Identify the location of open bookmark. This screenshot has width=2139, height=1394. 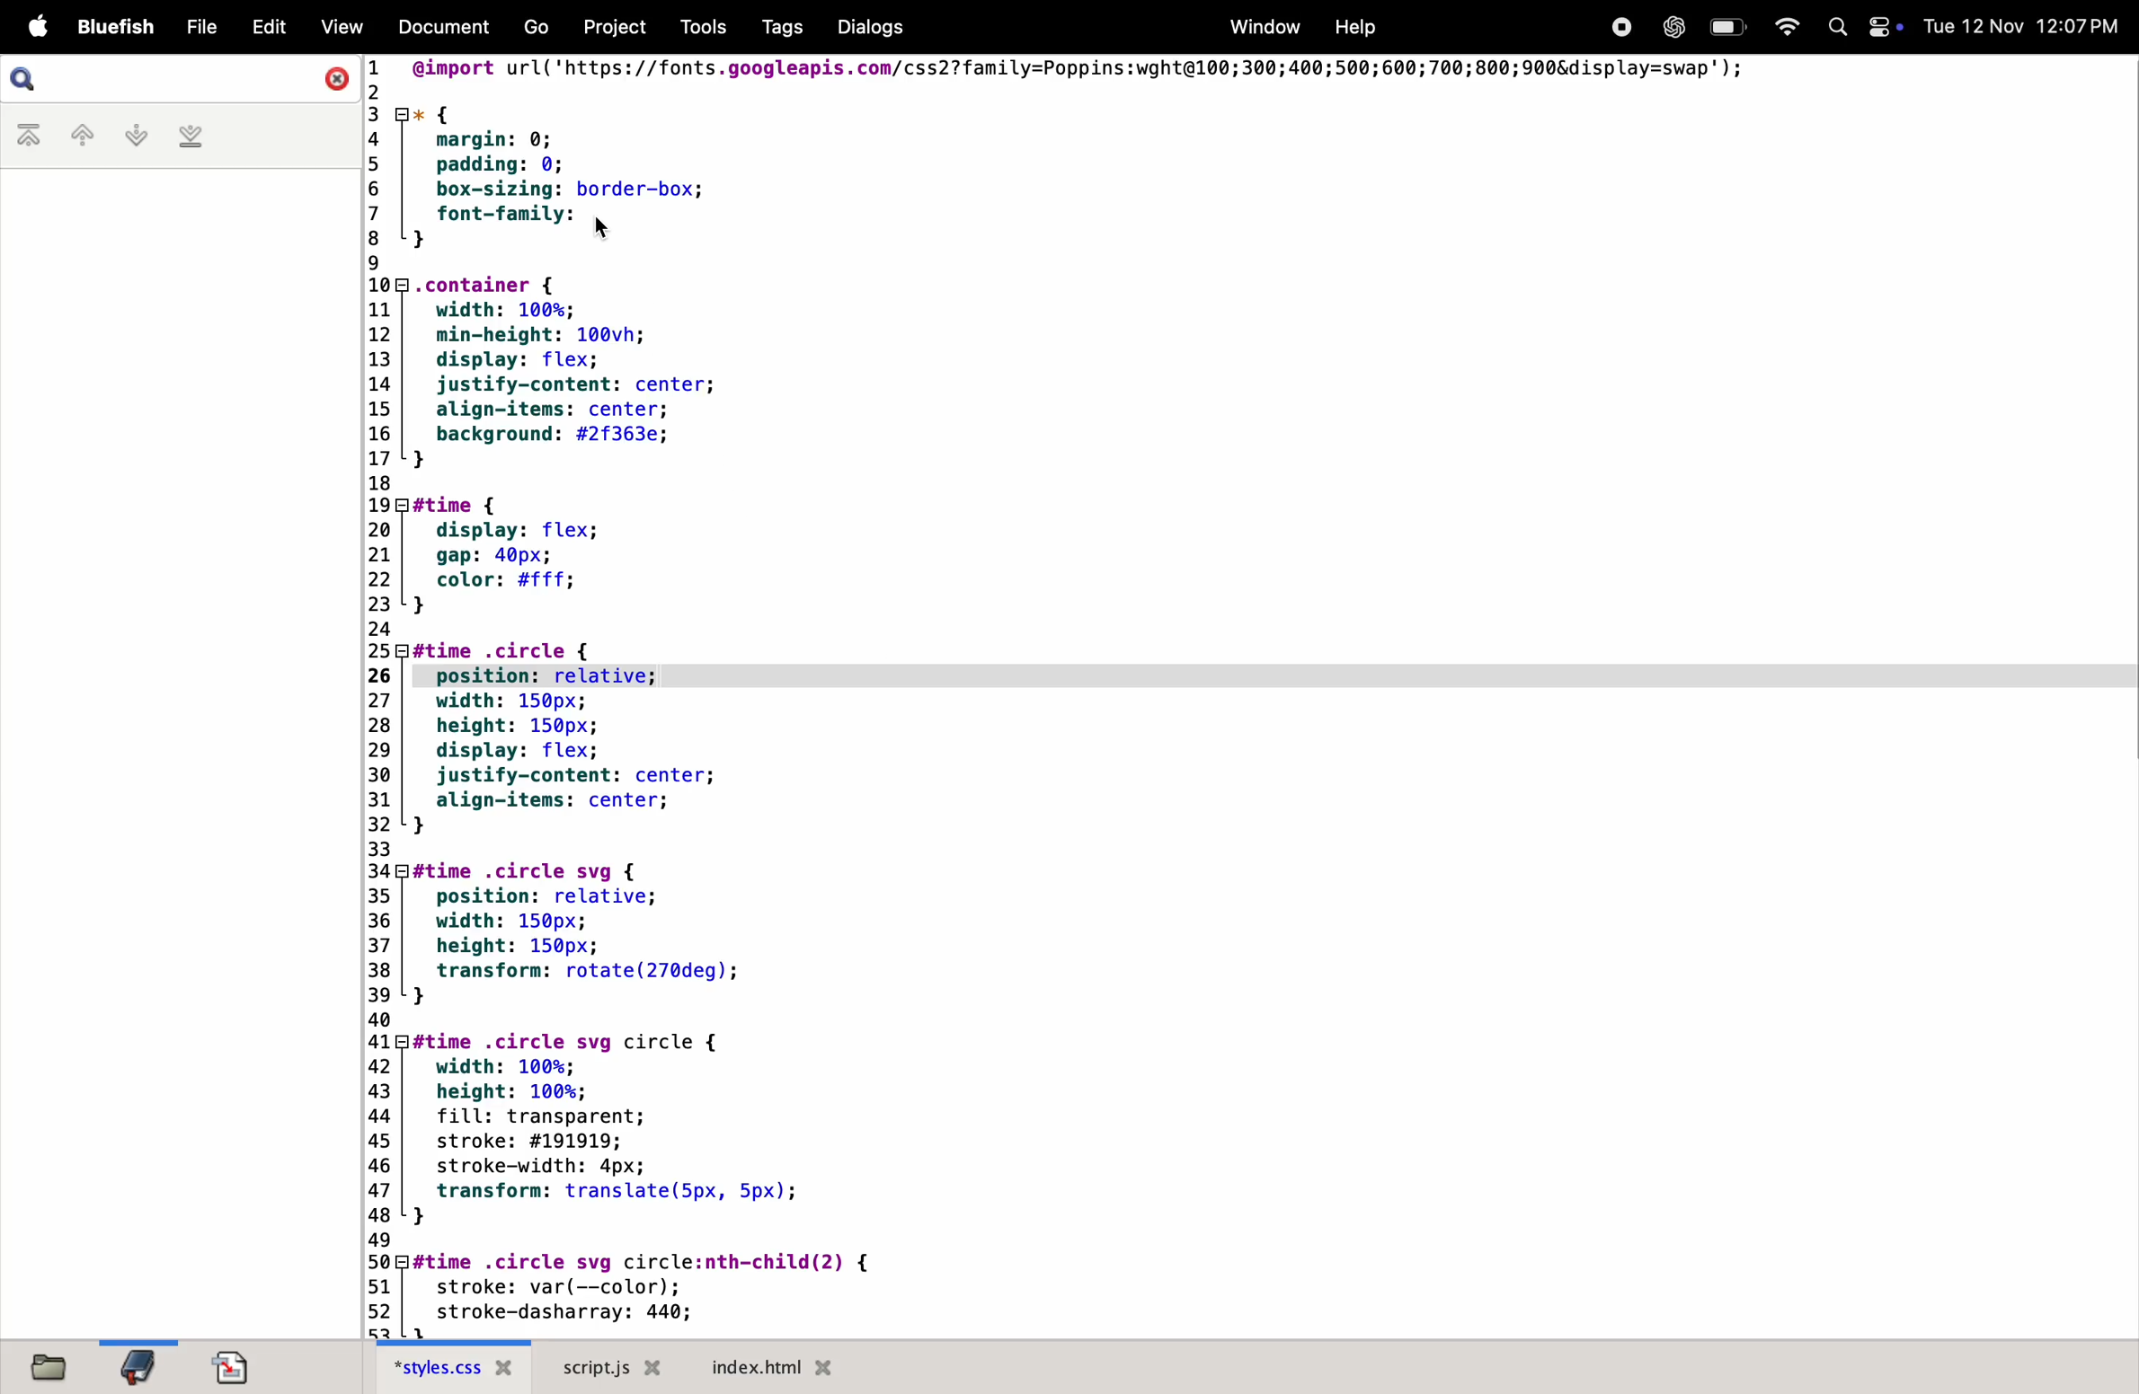
(139, 1366).